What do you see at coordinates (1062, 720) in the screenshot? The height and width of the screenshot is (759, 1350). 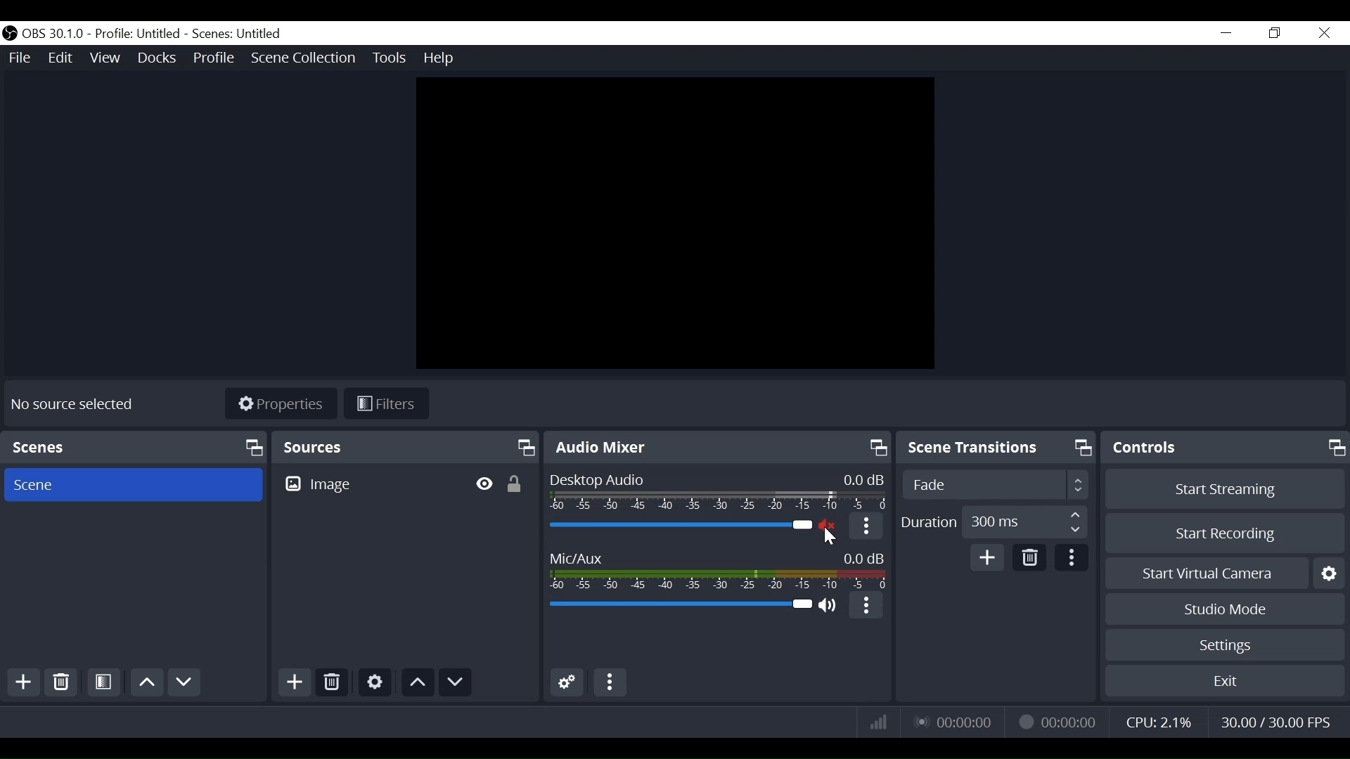 I see `Recording` at bounding box center [1062, 720].